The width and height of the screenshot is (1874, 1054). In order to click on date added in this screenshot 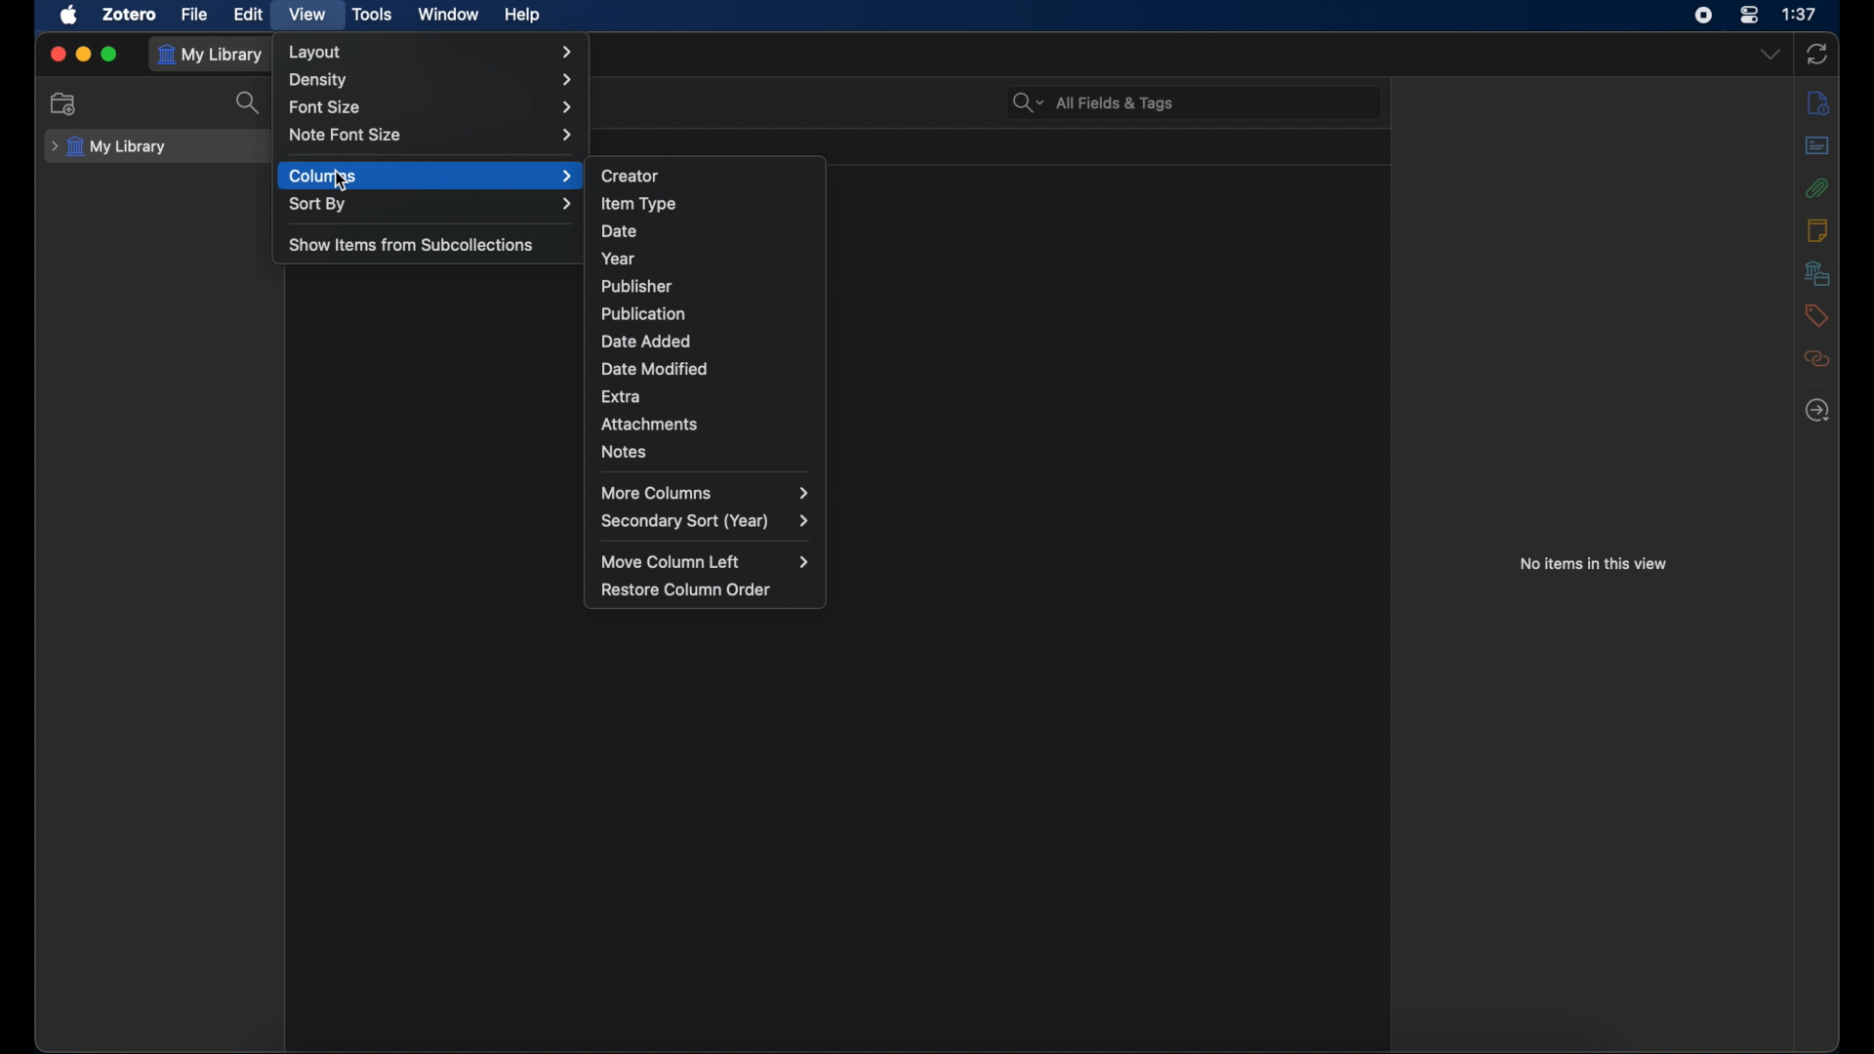, I will do `click(645, 340)`.